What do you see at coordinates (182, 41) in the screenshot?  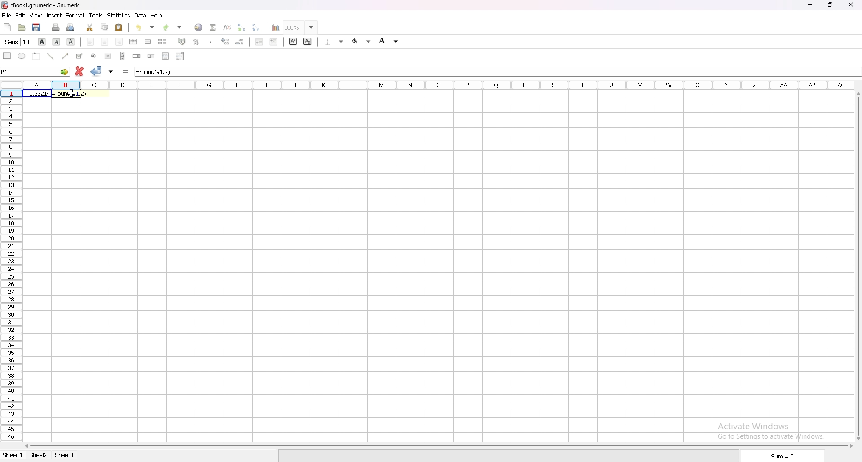 I see `accounting` at bounding box center [182, 41].